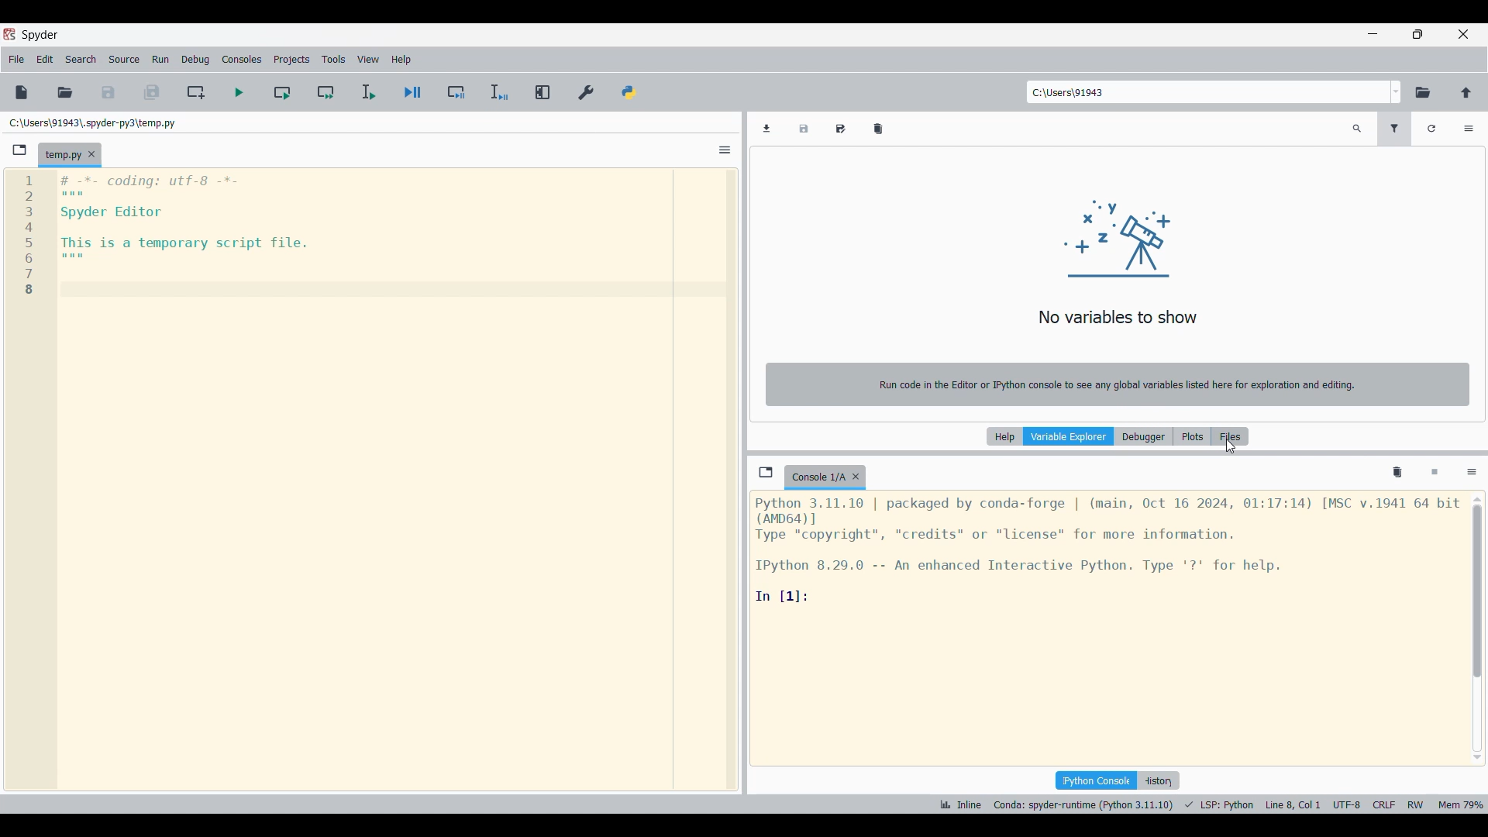  Describe the element at coordinates (61, 156) in the screenshot. I see `Current tab` at that location.